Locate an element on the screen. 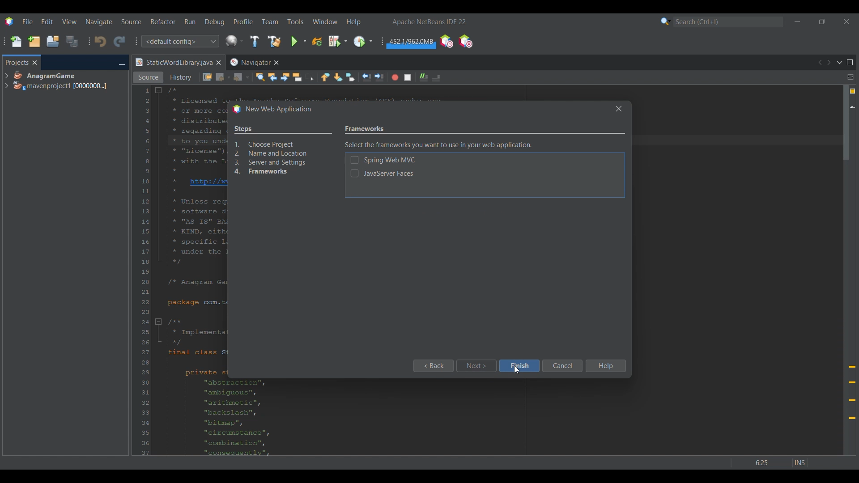 The width and height of the screenshot is (859, 483). Find selection is located at coordinates (260, 77).